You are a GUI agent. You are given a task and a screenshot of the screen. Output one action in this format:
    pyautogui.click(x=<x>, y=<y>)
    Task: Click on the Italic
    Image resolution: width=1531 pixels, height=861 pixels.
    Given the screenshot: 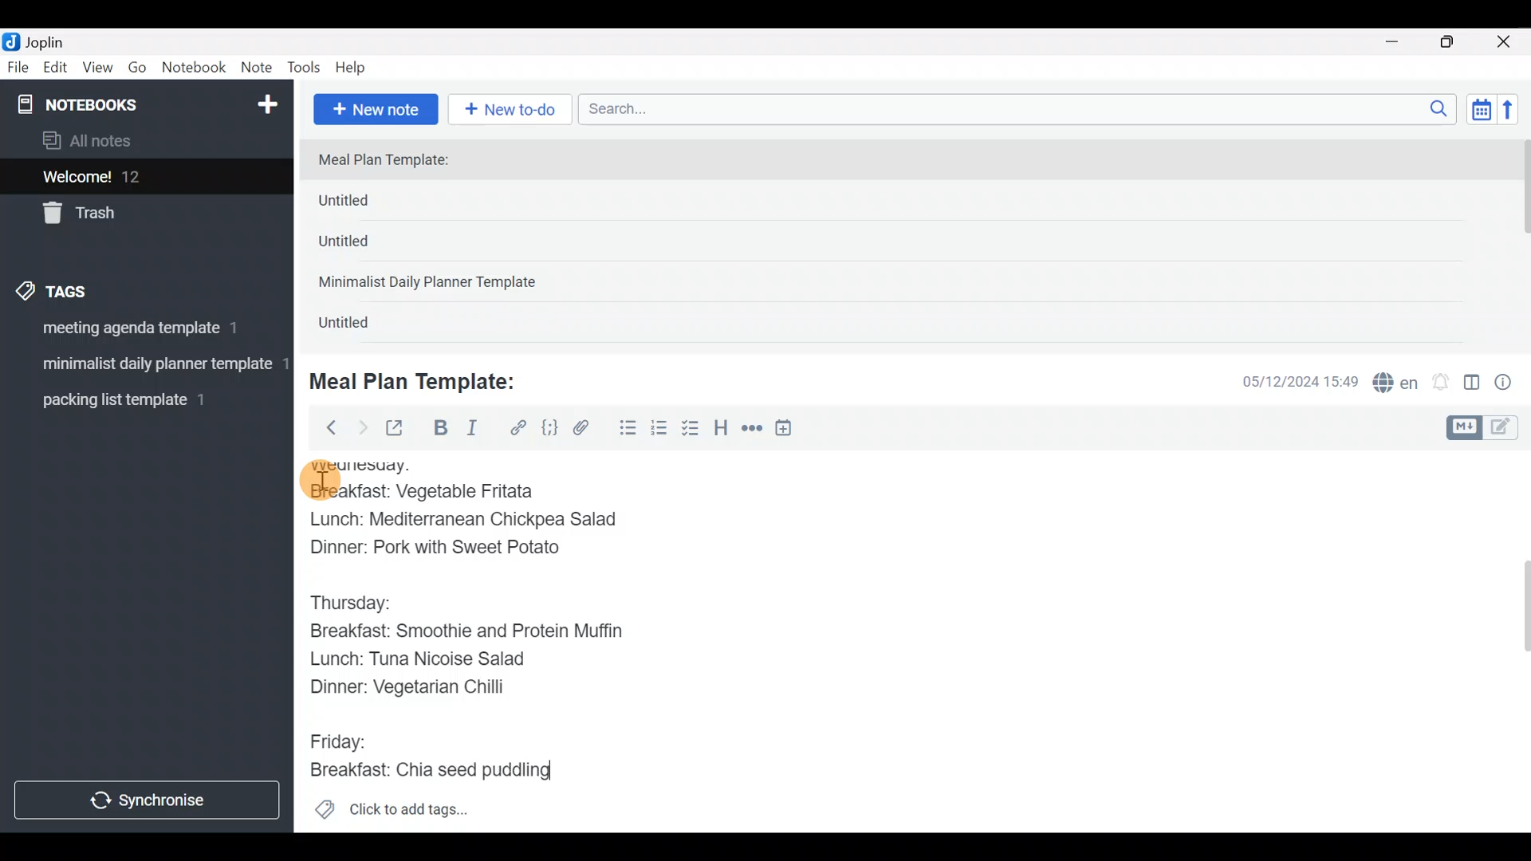 What is the action you would take?
    pyautogui.click(x=470, y=431)
    